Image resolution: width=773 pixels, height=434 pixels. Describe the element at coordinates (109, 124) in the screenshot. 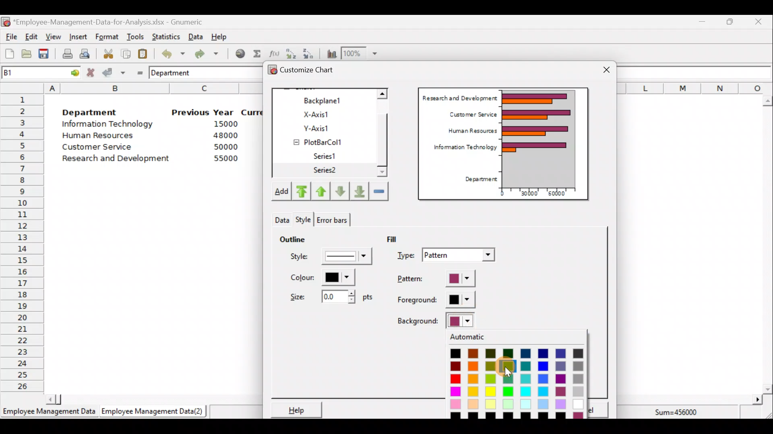

I see `Information Technology` at that location.